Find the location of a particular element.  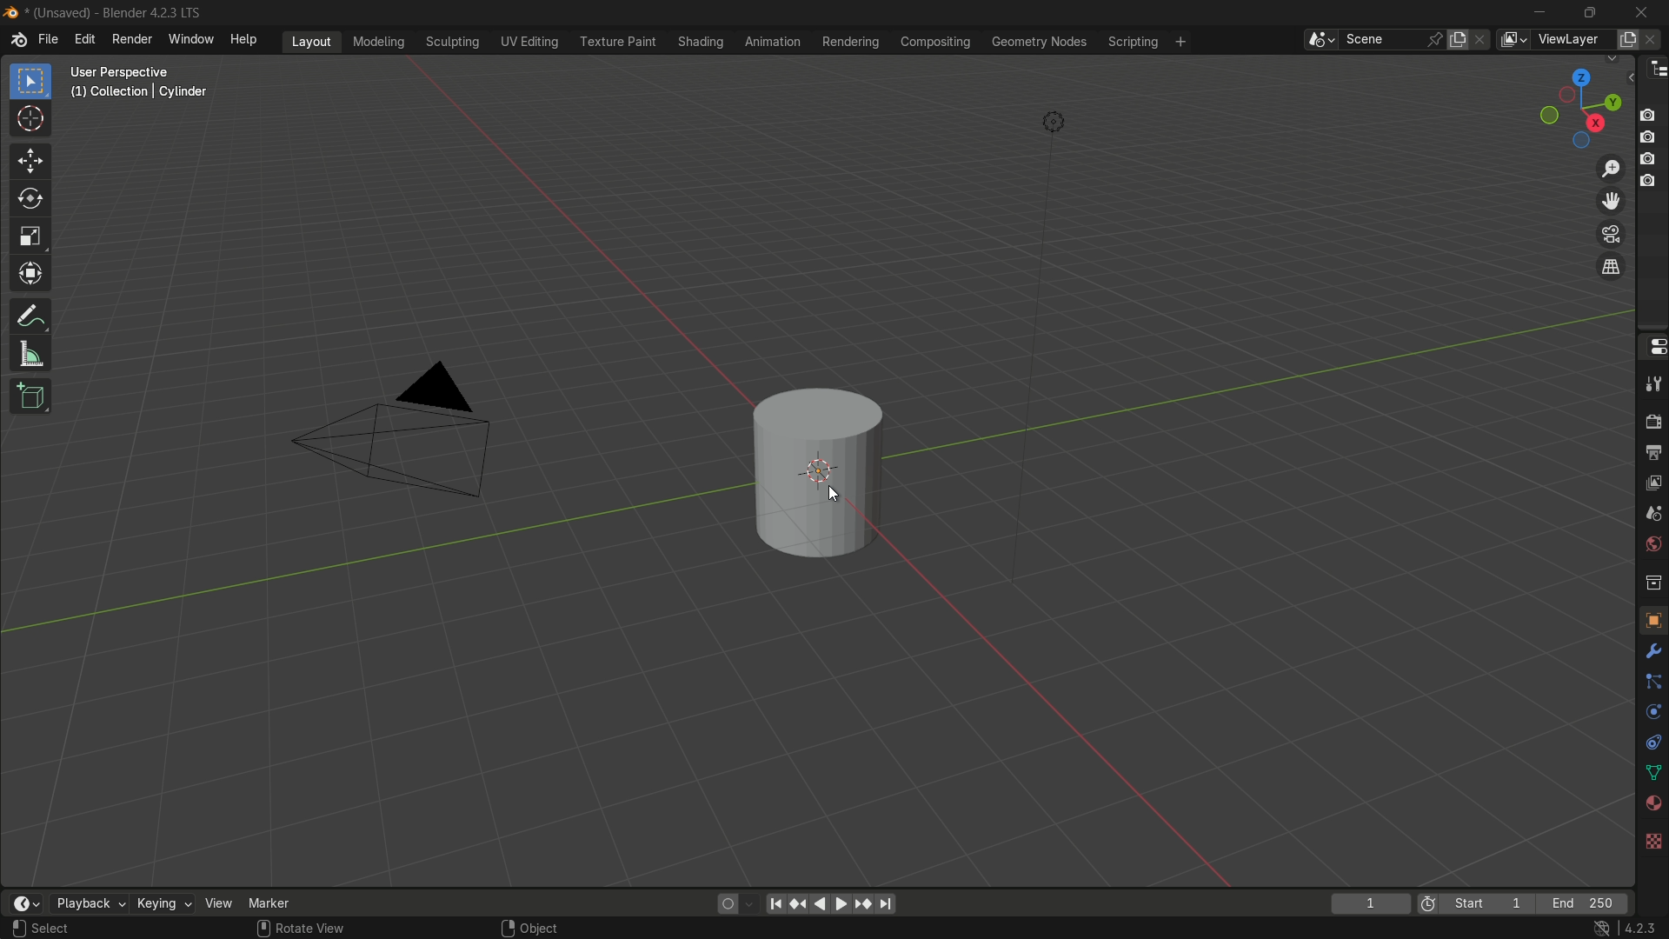

auto keyframing is located at coordinates (749, 903).